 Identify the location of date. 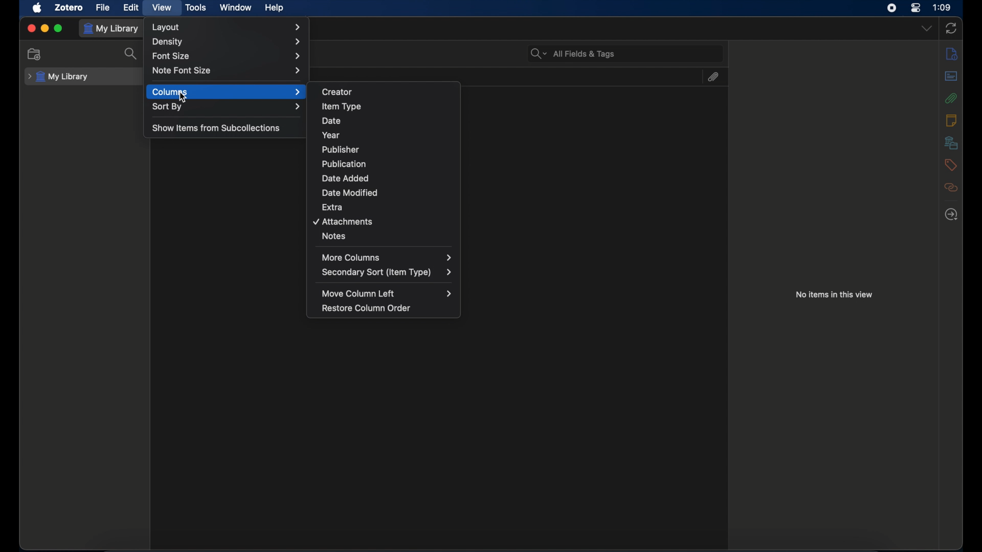
(332, 121).